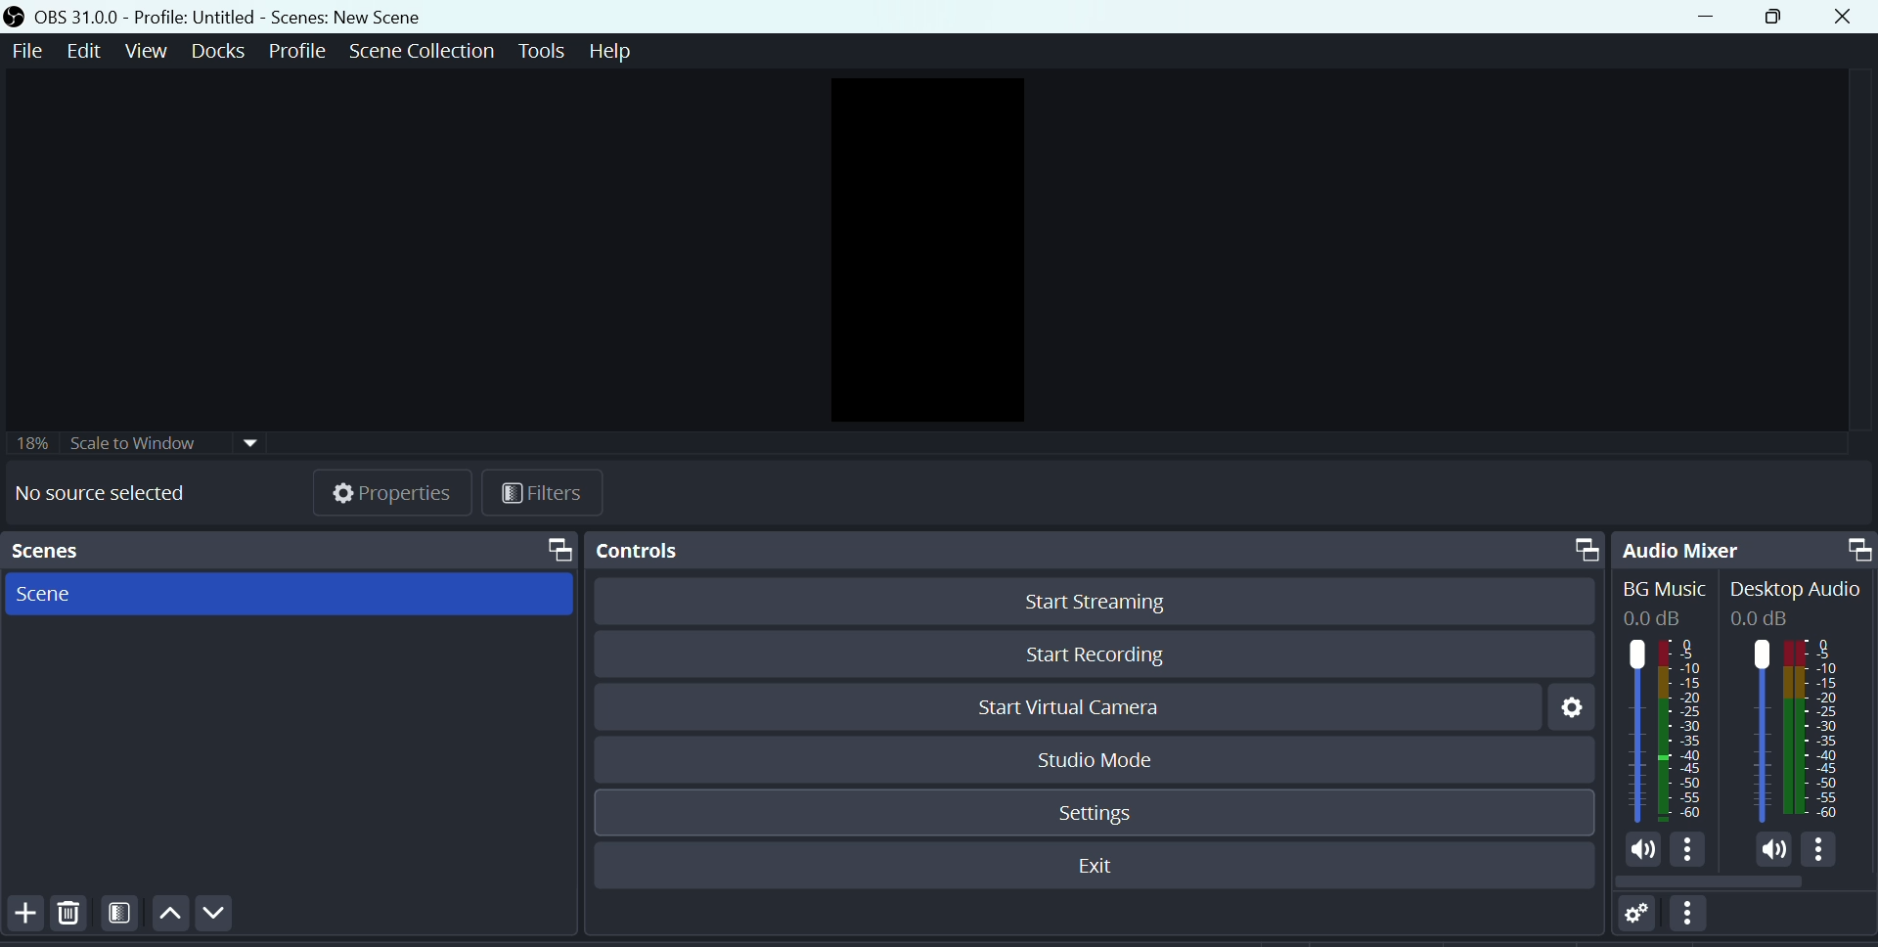  I want to click on Maximise, so click(1779, 20).